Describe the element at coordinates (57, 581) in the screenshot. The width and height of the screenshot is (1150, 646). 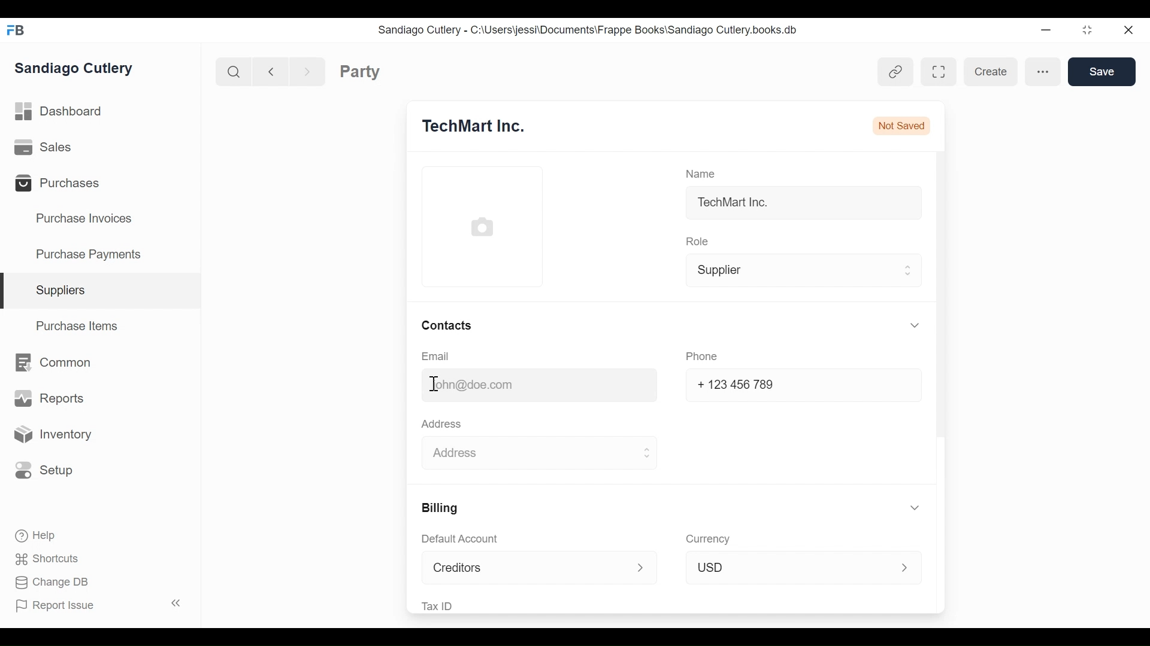
I see `Change DB` at that location.